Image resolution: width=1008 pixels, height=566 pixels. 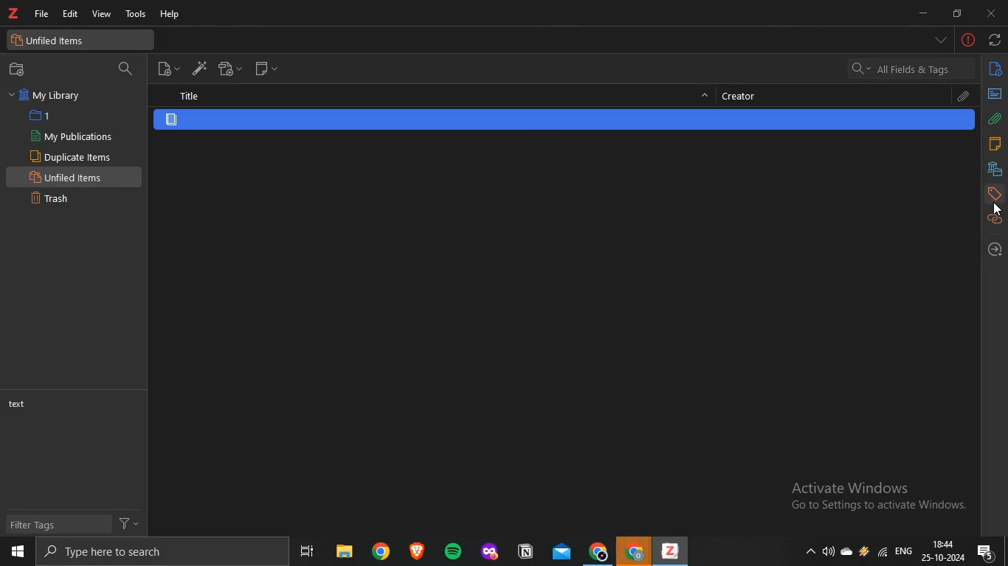 What do you see at coordinates (170, 68) in the screenshot?
I see `new item` at bounding box center [170, 68].